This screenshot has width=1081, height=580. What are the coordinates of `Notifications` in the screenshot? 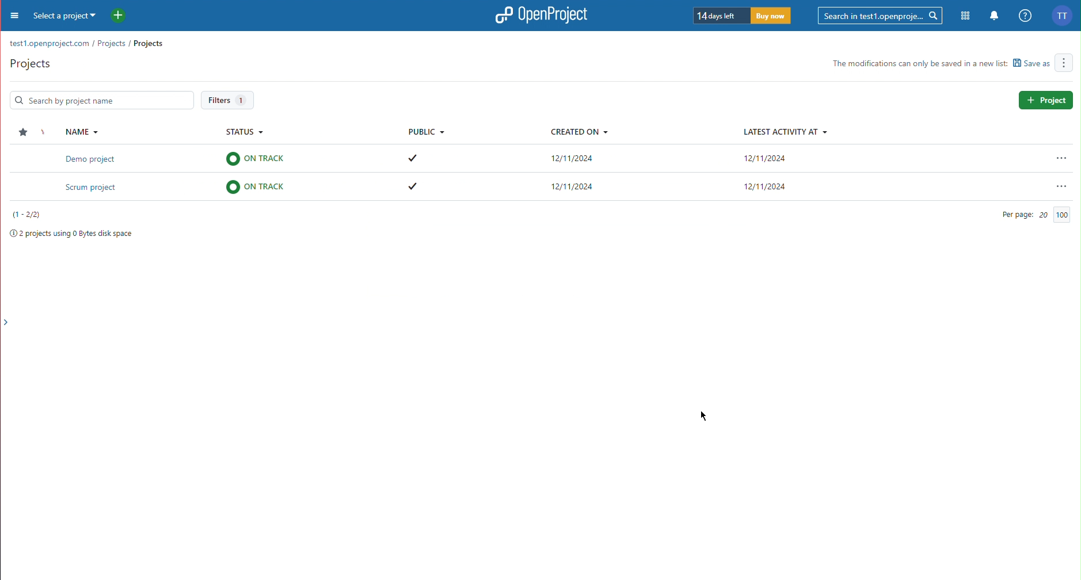 It's located at (993, 17).